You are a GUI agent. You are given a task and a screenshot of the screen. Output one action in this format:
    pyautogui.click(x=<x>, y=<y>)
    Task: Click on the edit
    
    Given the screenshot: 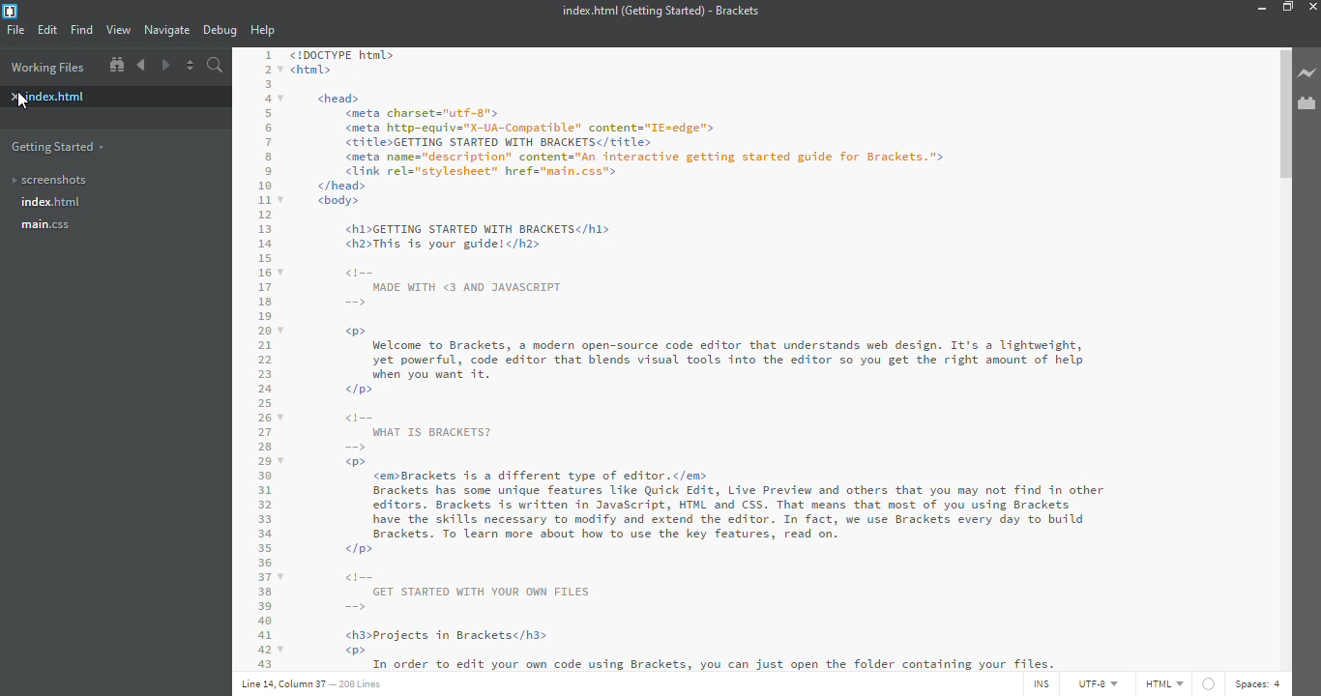 What is the action you would take?
    pyautogui.click(x=48, y=29)
    